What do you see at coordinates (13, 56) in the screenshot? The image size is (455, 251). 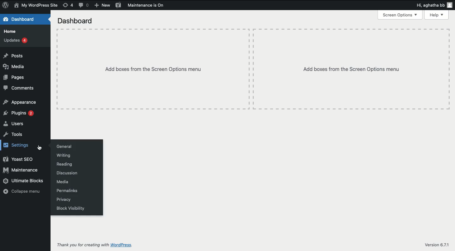 I see `posts` at bounding box center [13, 56].